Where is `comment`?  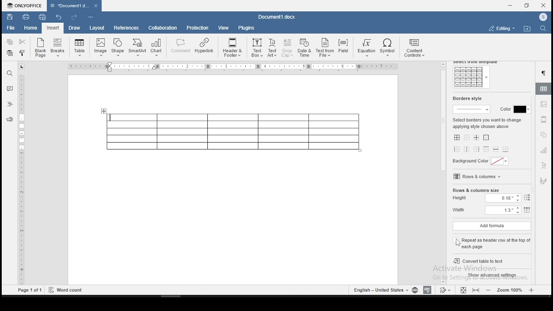
comment is located at coordinates (180, 46).